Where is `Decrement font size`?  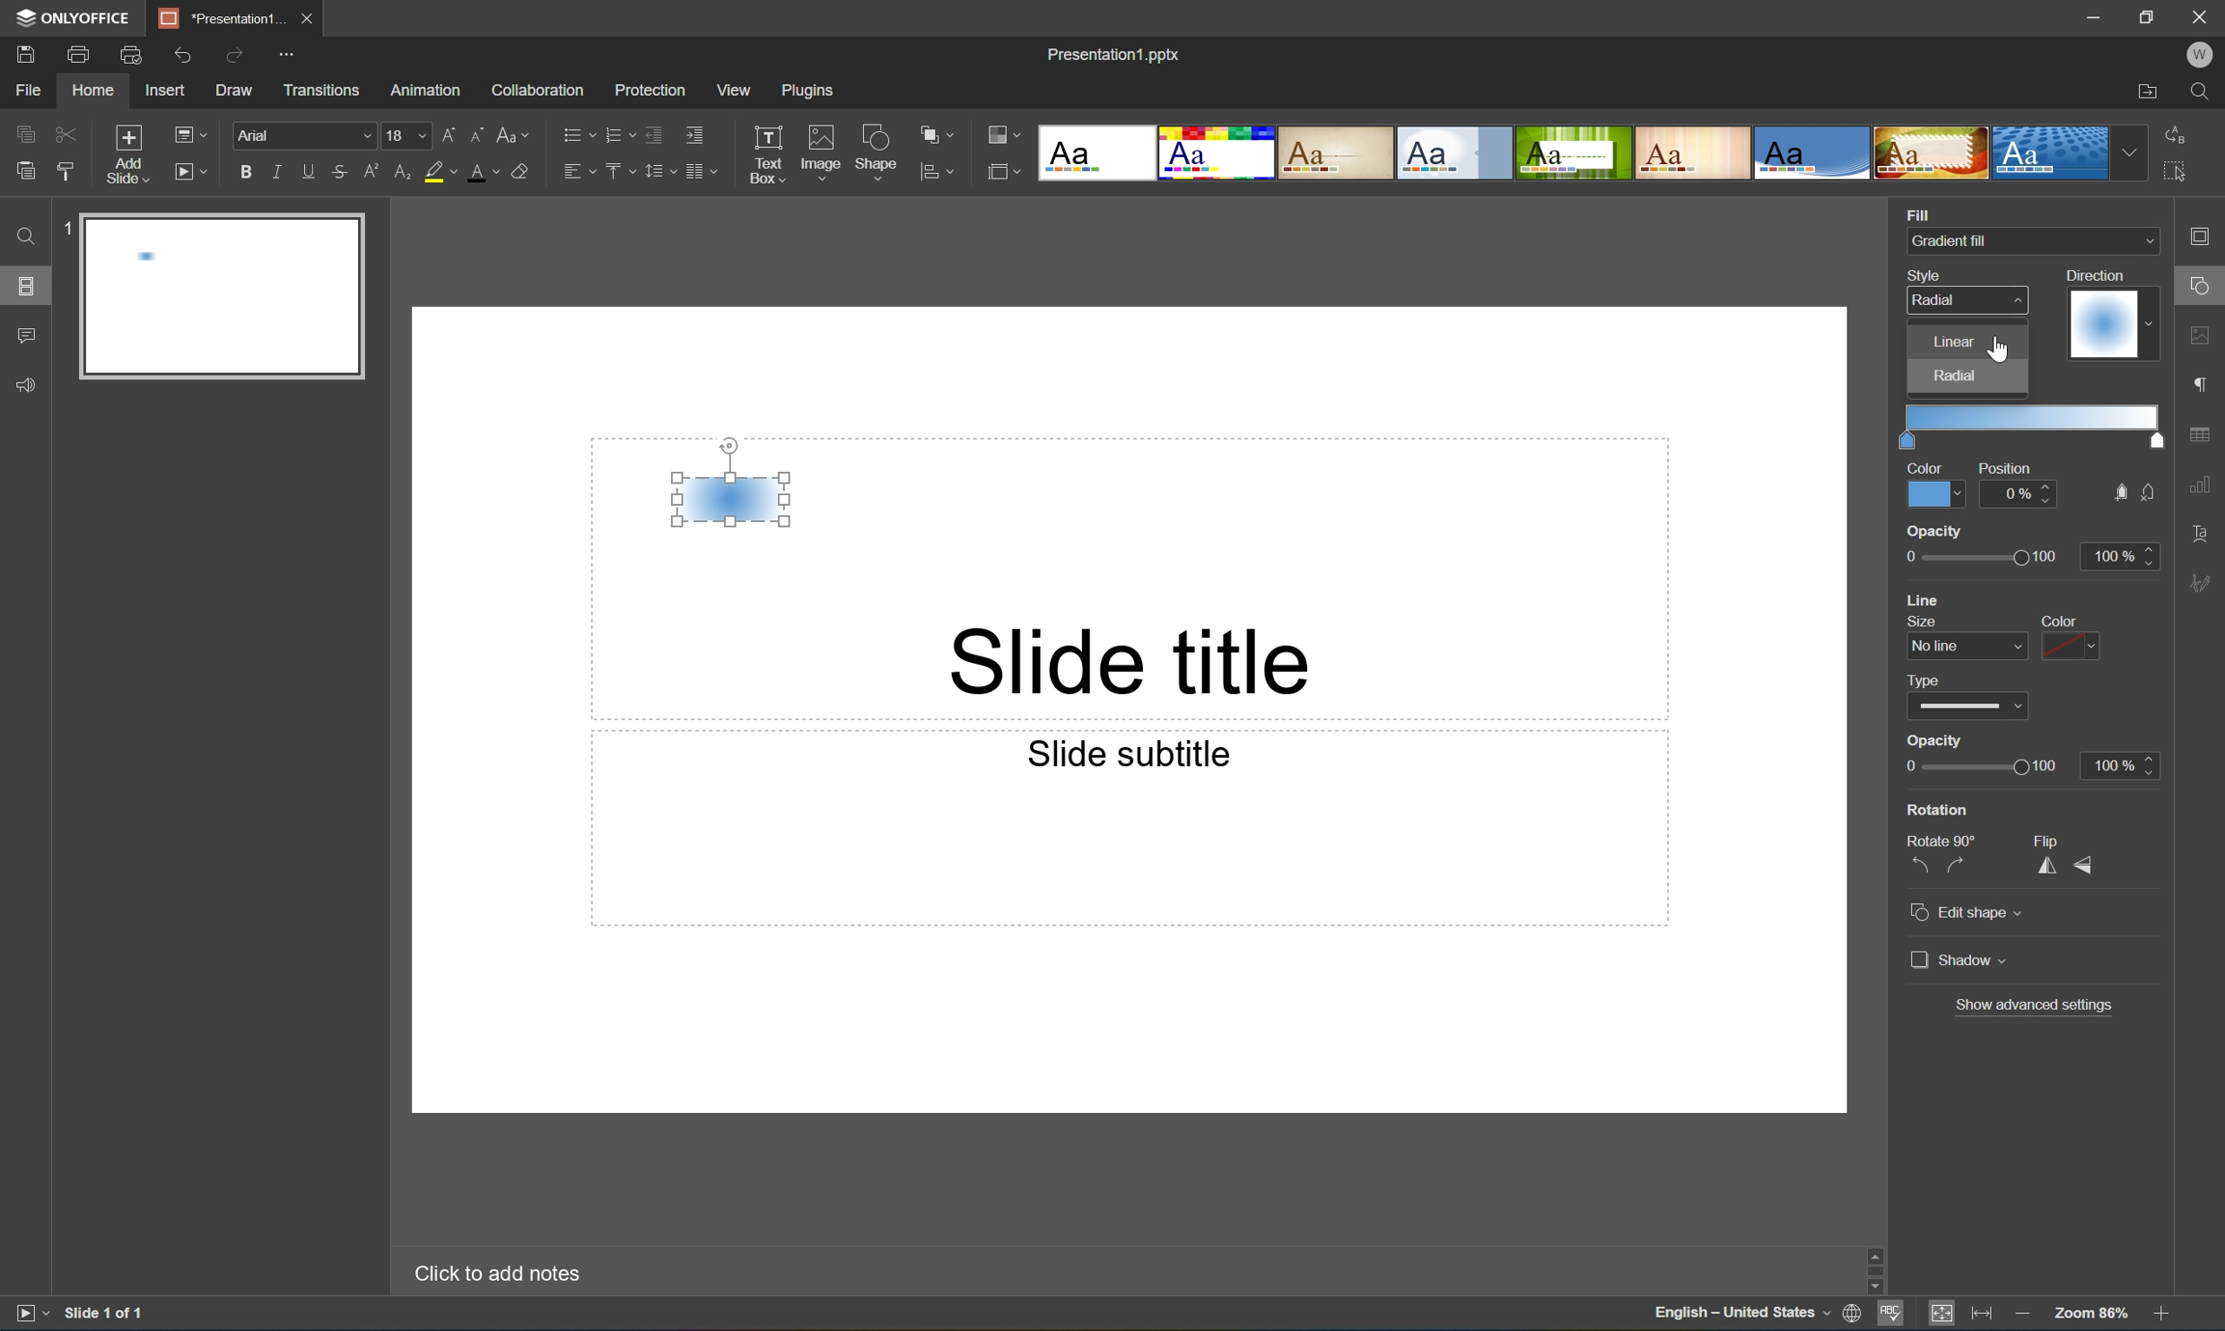 Decrement font size is located at coordinates (476, 132).